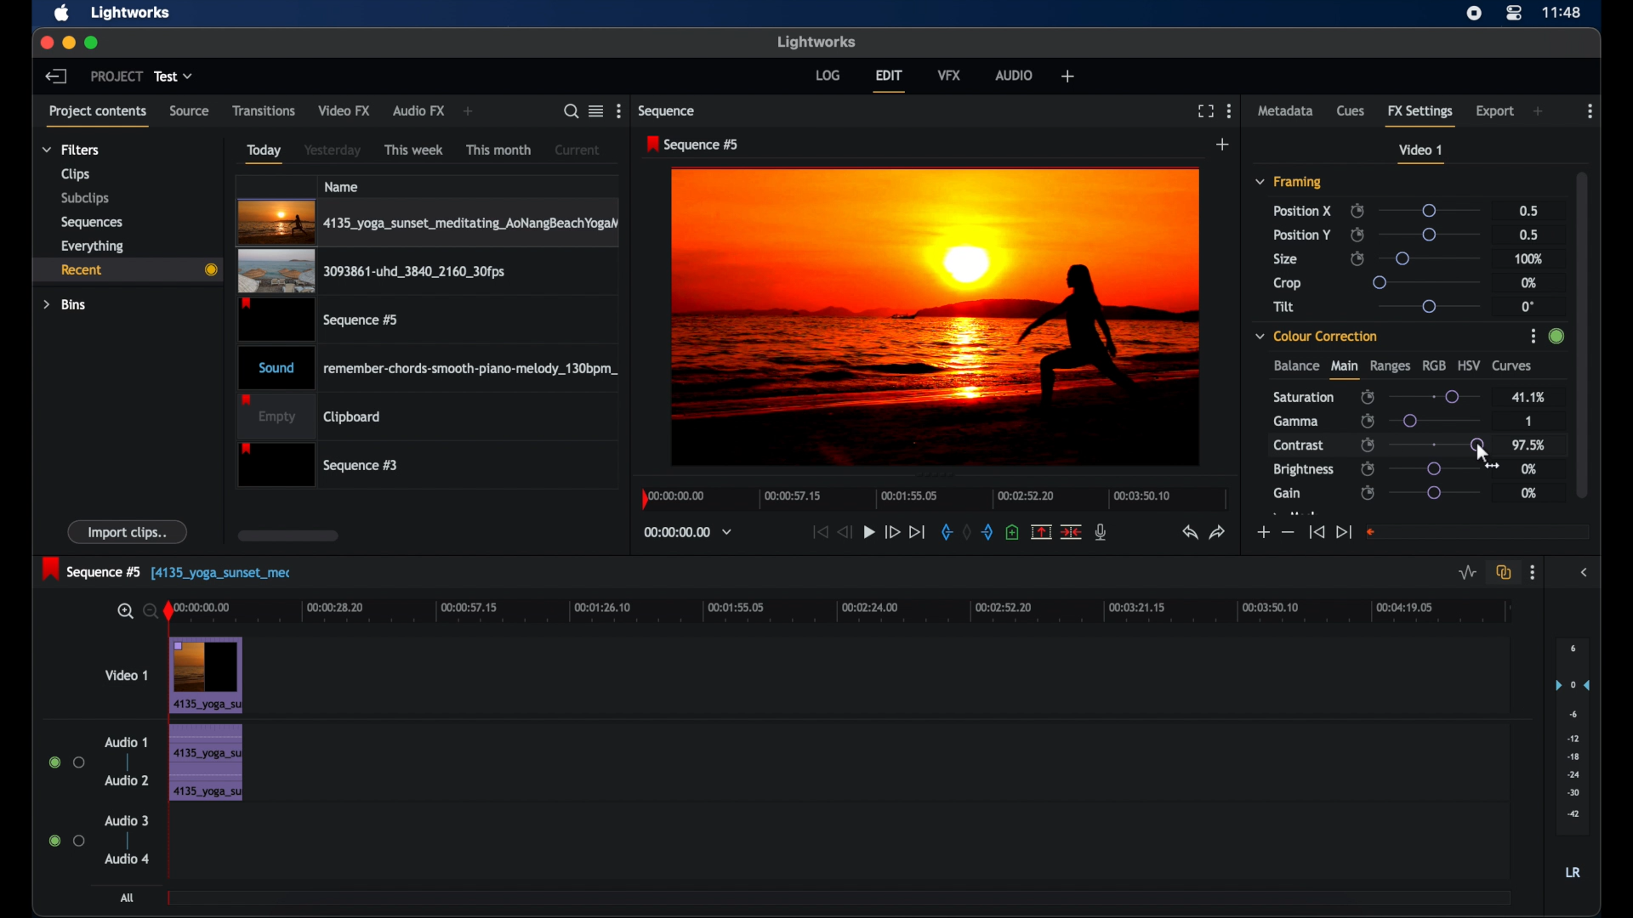 The image size is (1633, 918). I want to click on jump to start, so click(1316, 533).